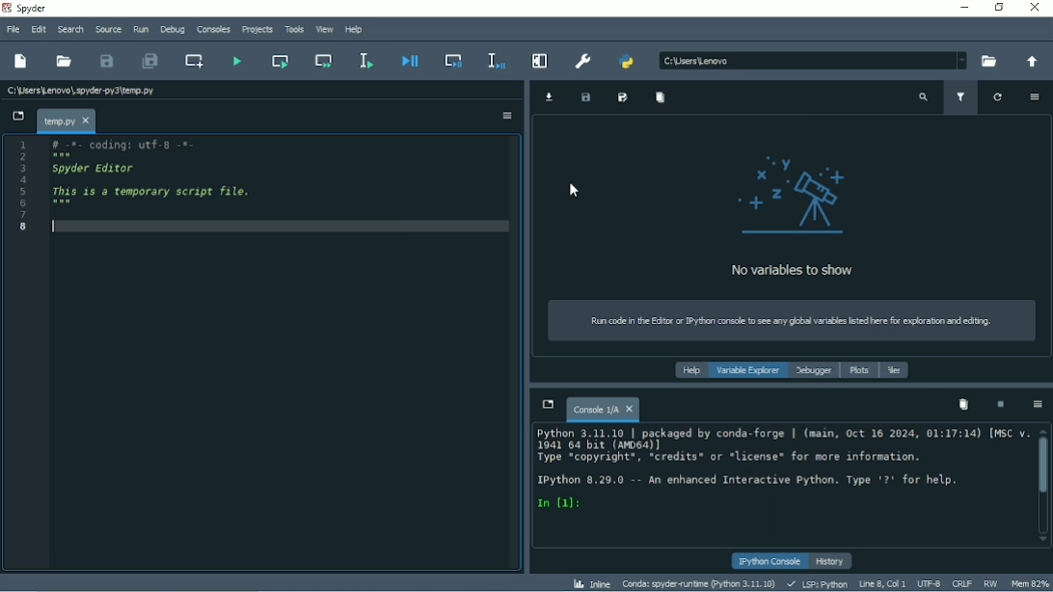 Image resolution: width=1053 pixels, height=592 pixels. I want to click on RW, so click(989, 582).